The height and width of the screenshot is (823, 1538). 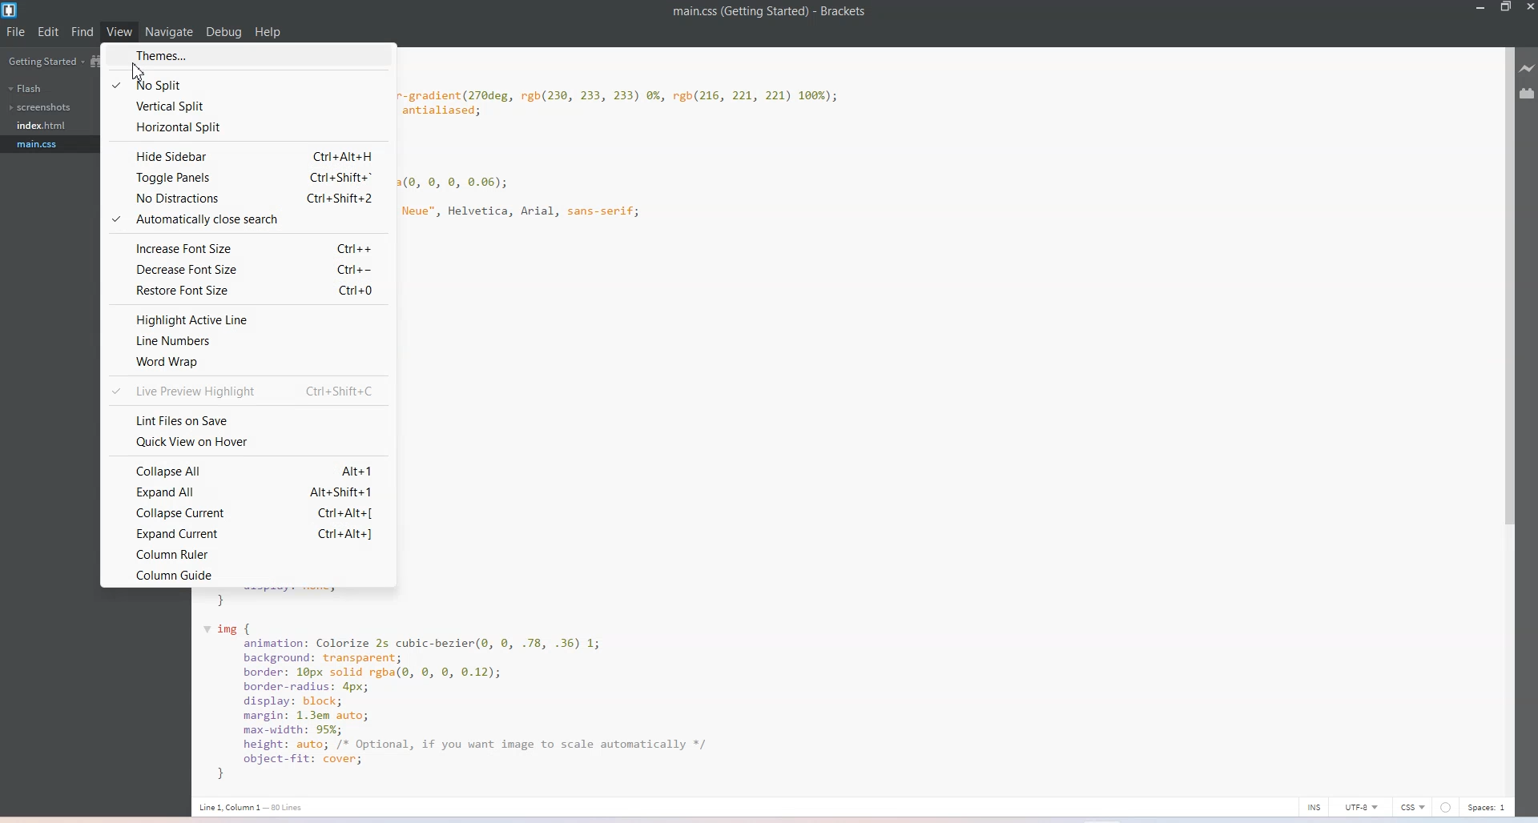 What do you see at coordinates (248, 441) in the screenshot?
I see `Quick view one Hover` at bounding box center [248, 441].